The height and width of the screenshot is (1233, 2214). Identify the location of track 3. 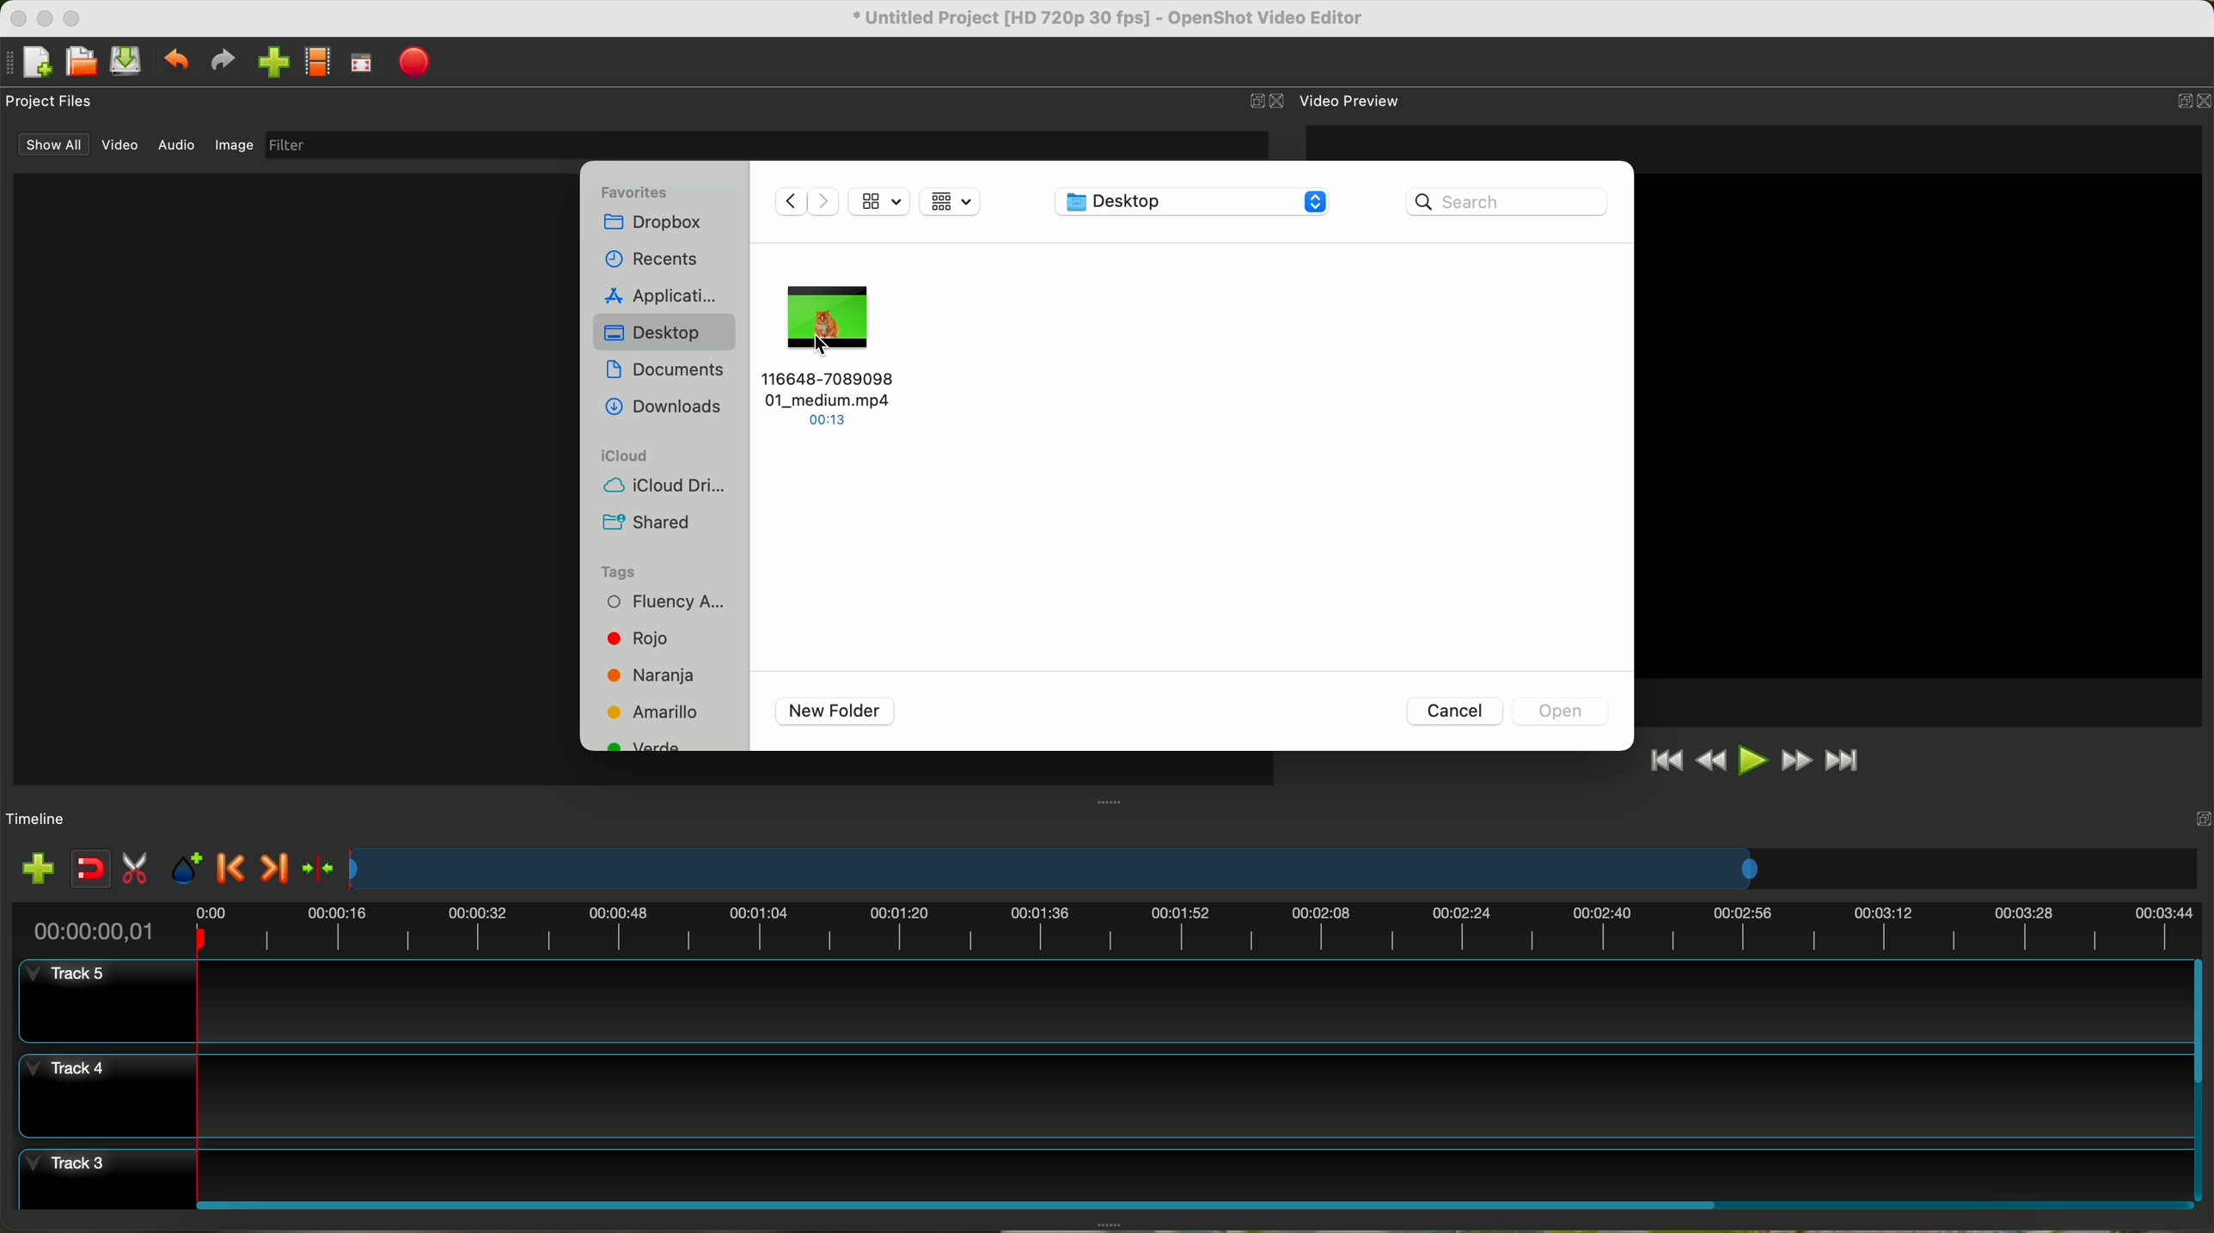
(1103, 1170).